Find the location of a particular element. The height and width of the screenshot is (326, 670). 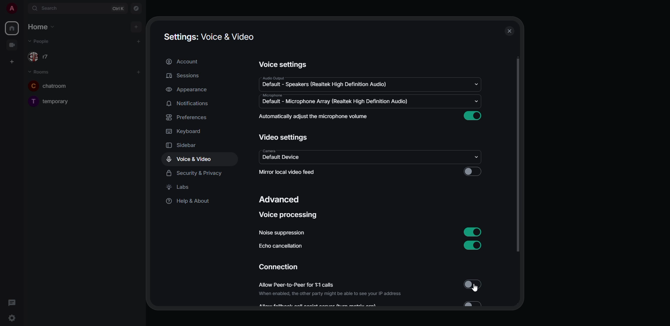

search is located at coordinates (54, 8).